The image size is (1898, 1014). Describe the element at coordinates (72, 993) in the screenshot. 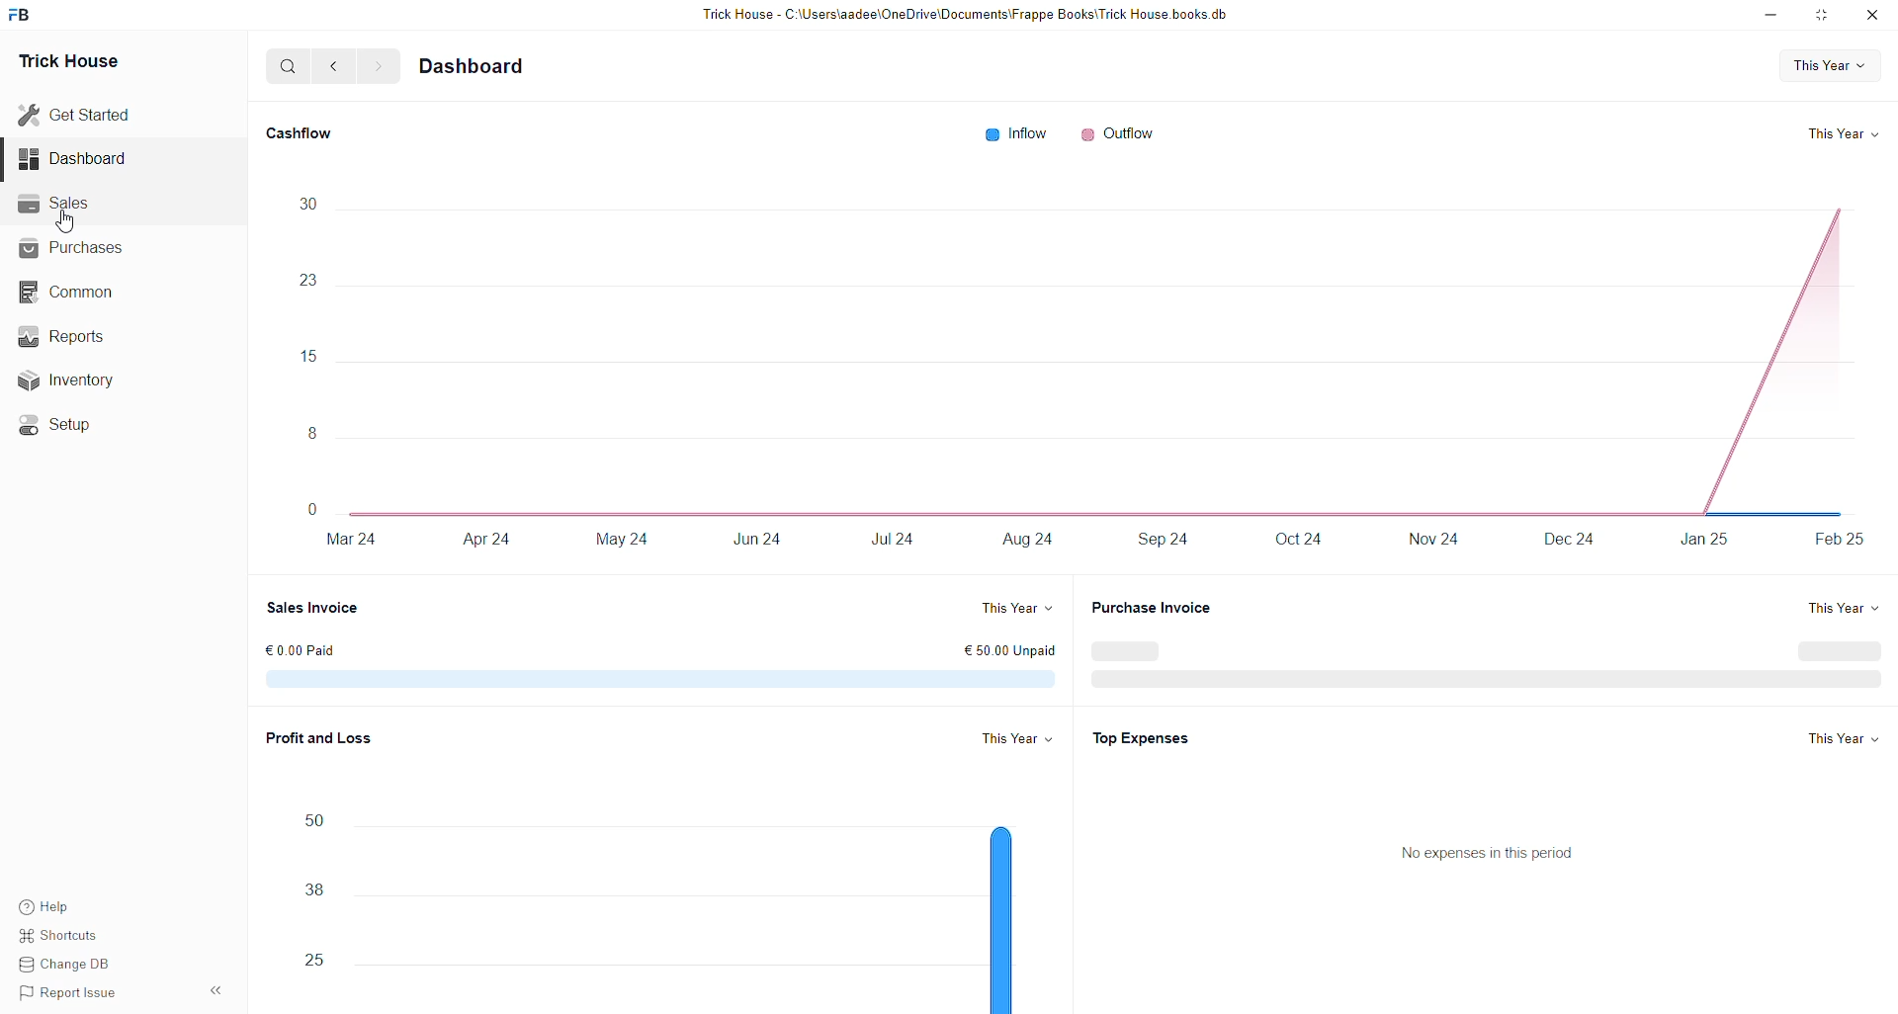

I see `Report Issue` at that location.